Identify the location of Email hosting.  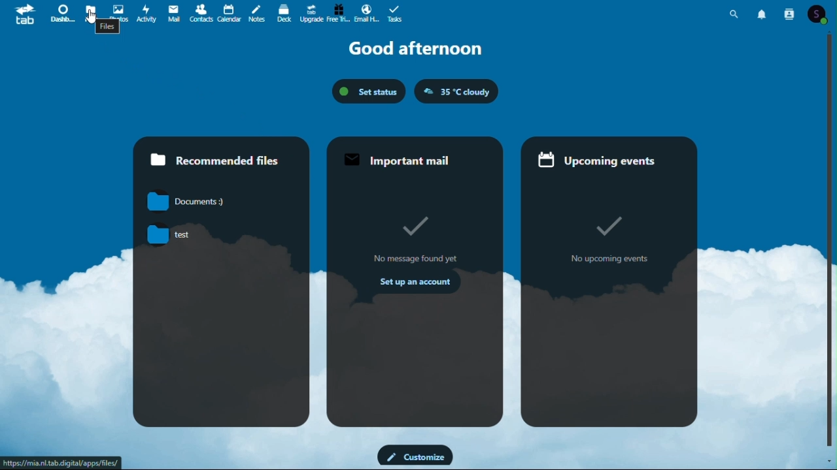
(366, 13).